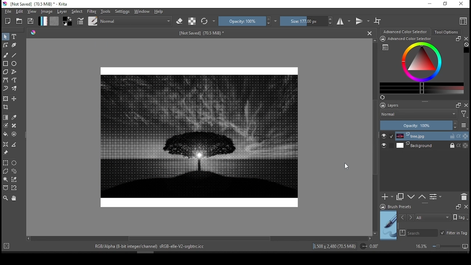 This screenshot has width=471, height=265. What do you see at coordinates (387, 135) in the screenshot?
I see `layer visibility on/off` at bounding box center [387, 135].